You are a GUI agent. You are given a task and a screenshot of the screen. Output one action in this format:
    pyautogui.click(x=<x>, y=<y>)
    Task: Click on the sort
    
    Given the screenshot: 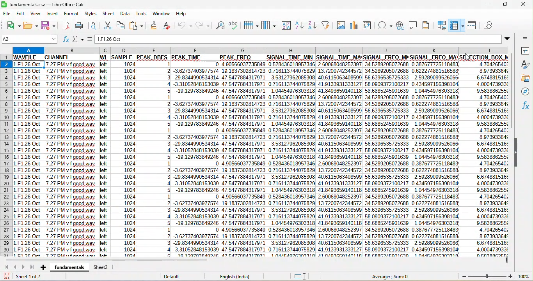 What is the action you would take?
    pyautogui.click(x=285, y=26)
    